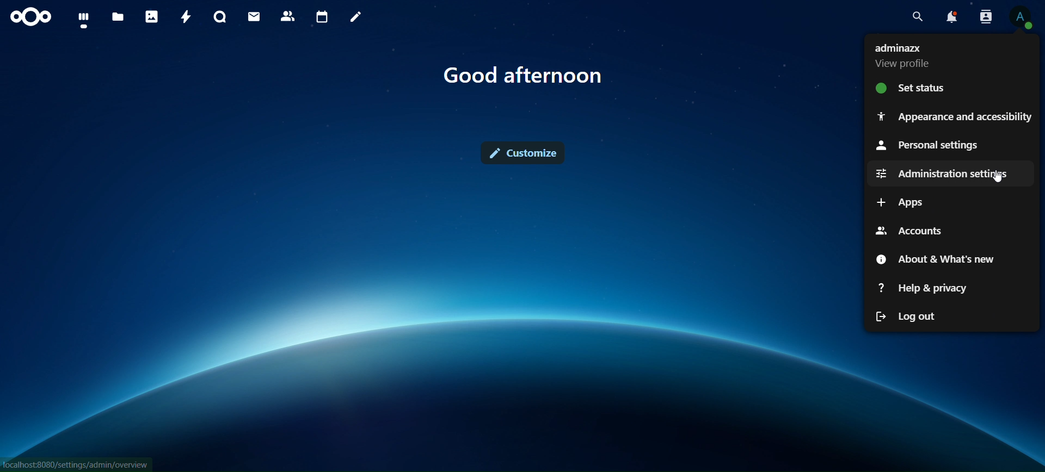  Describe the element at coordinates (288, 16) in the screenshot. I see `contacts` at that location.